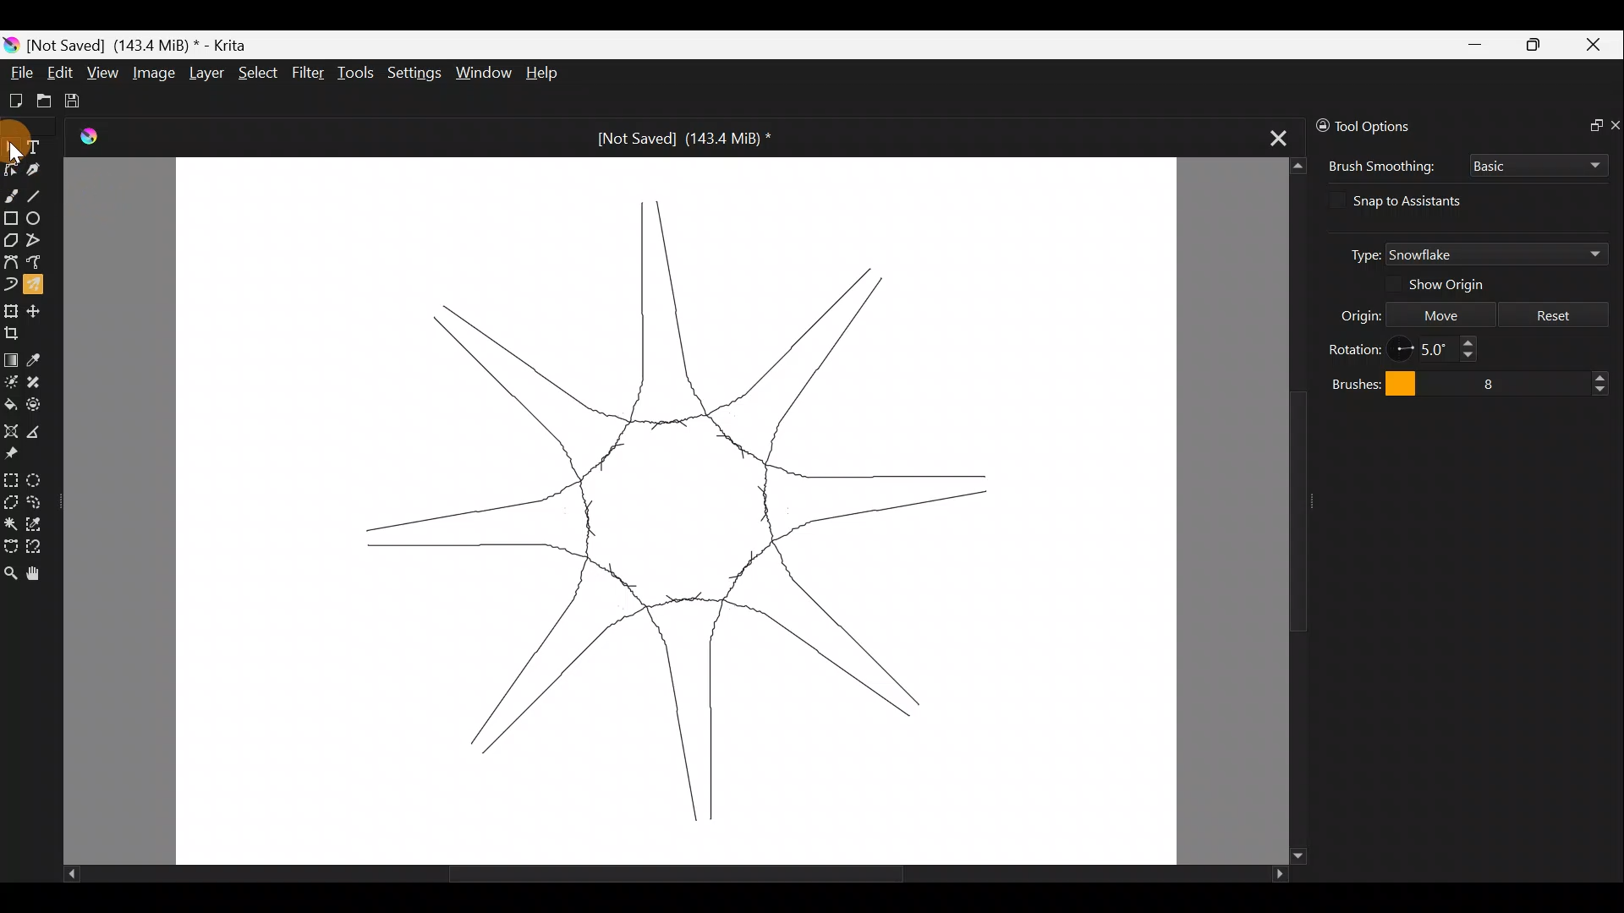  What do you see at coordinates (36, 502) in the screenshot?
I see `Freehand selection tool` at bounding box center [36, 502].